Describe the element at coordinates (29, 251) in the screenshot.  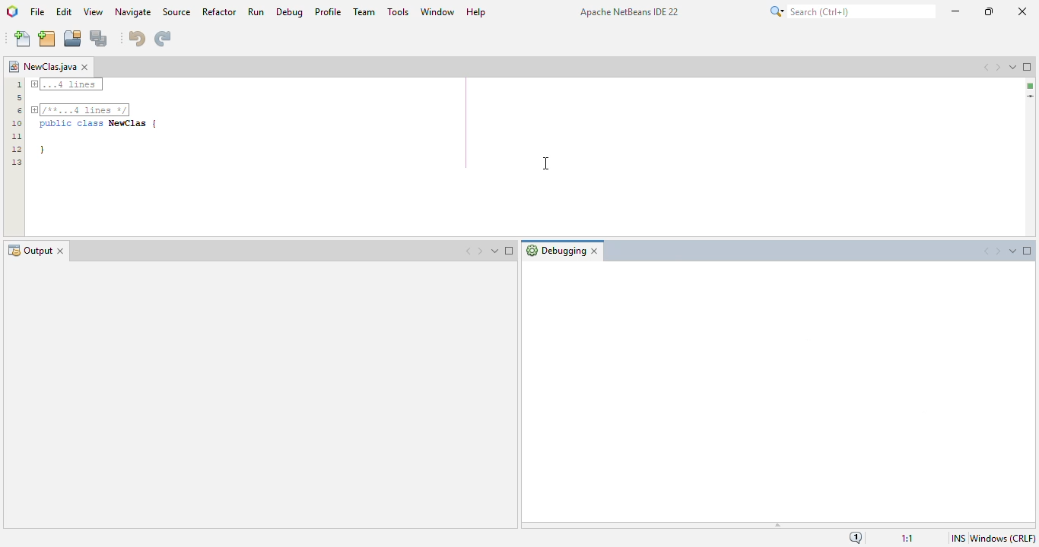
I see `Output` at that location.